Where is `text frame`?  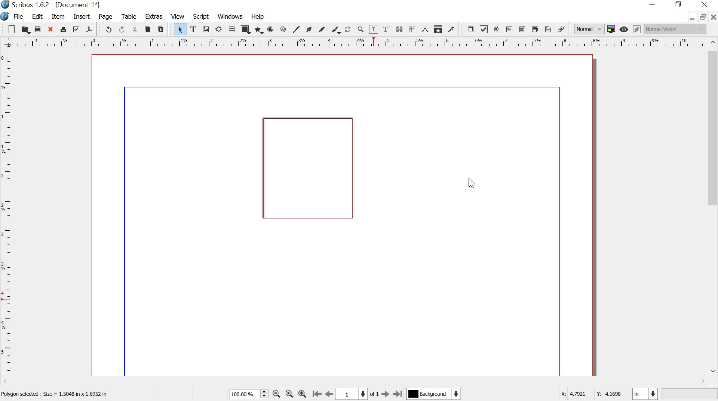 text frame is located at coordinates (195, 29).